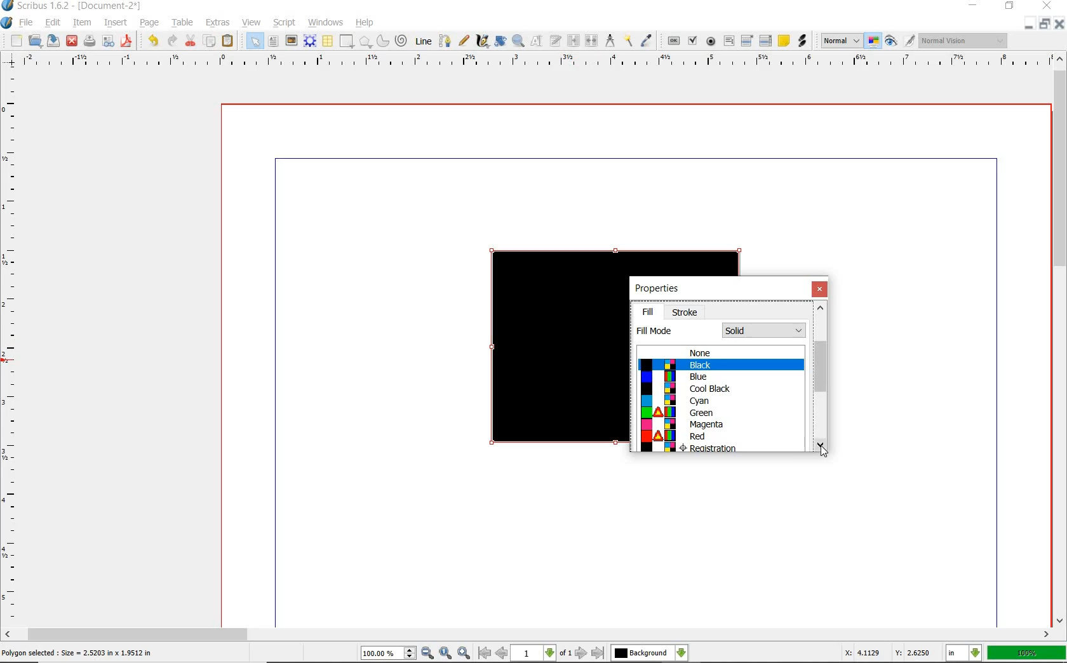  Describe the element at coordinates (388, 654) in the screenshot. I see `select current zoom level` at that location.